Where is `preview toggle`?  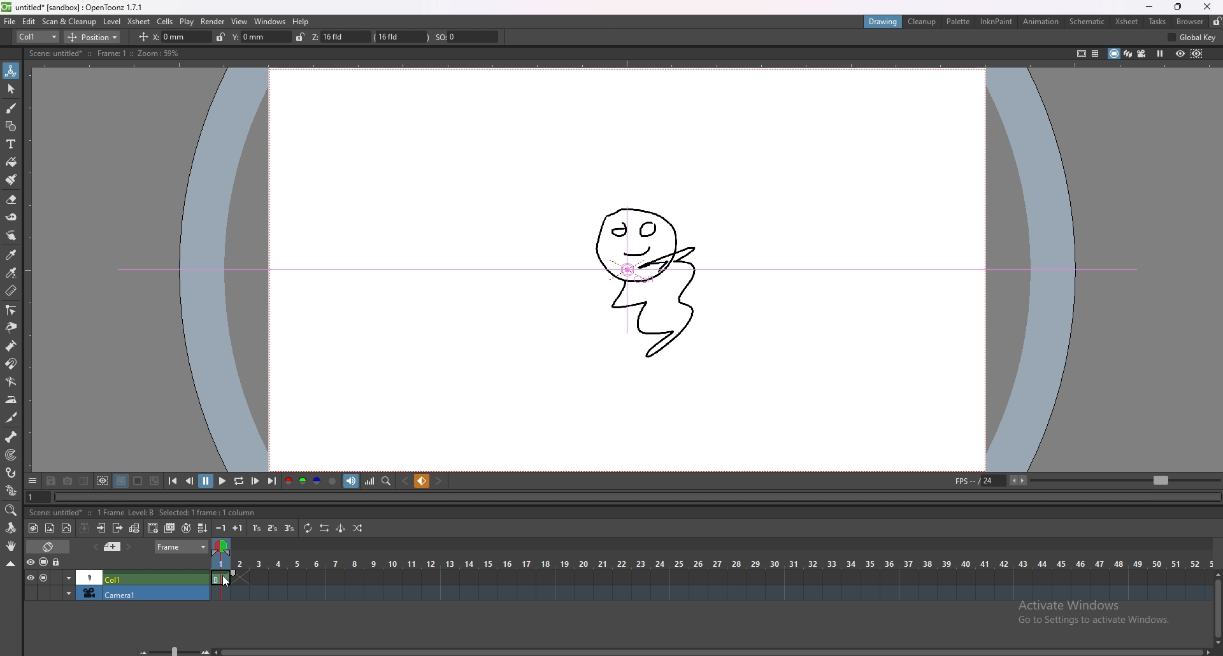
preview toggle is located at coordinates (28, 562).